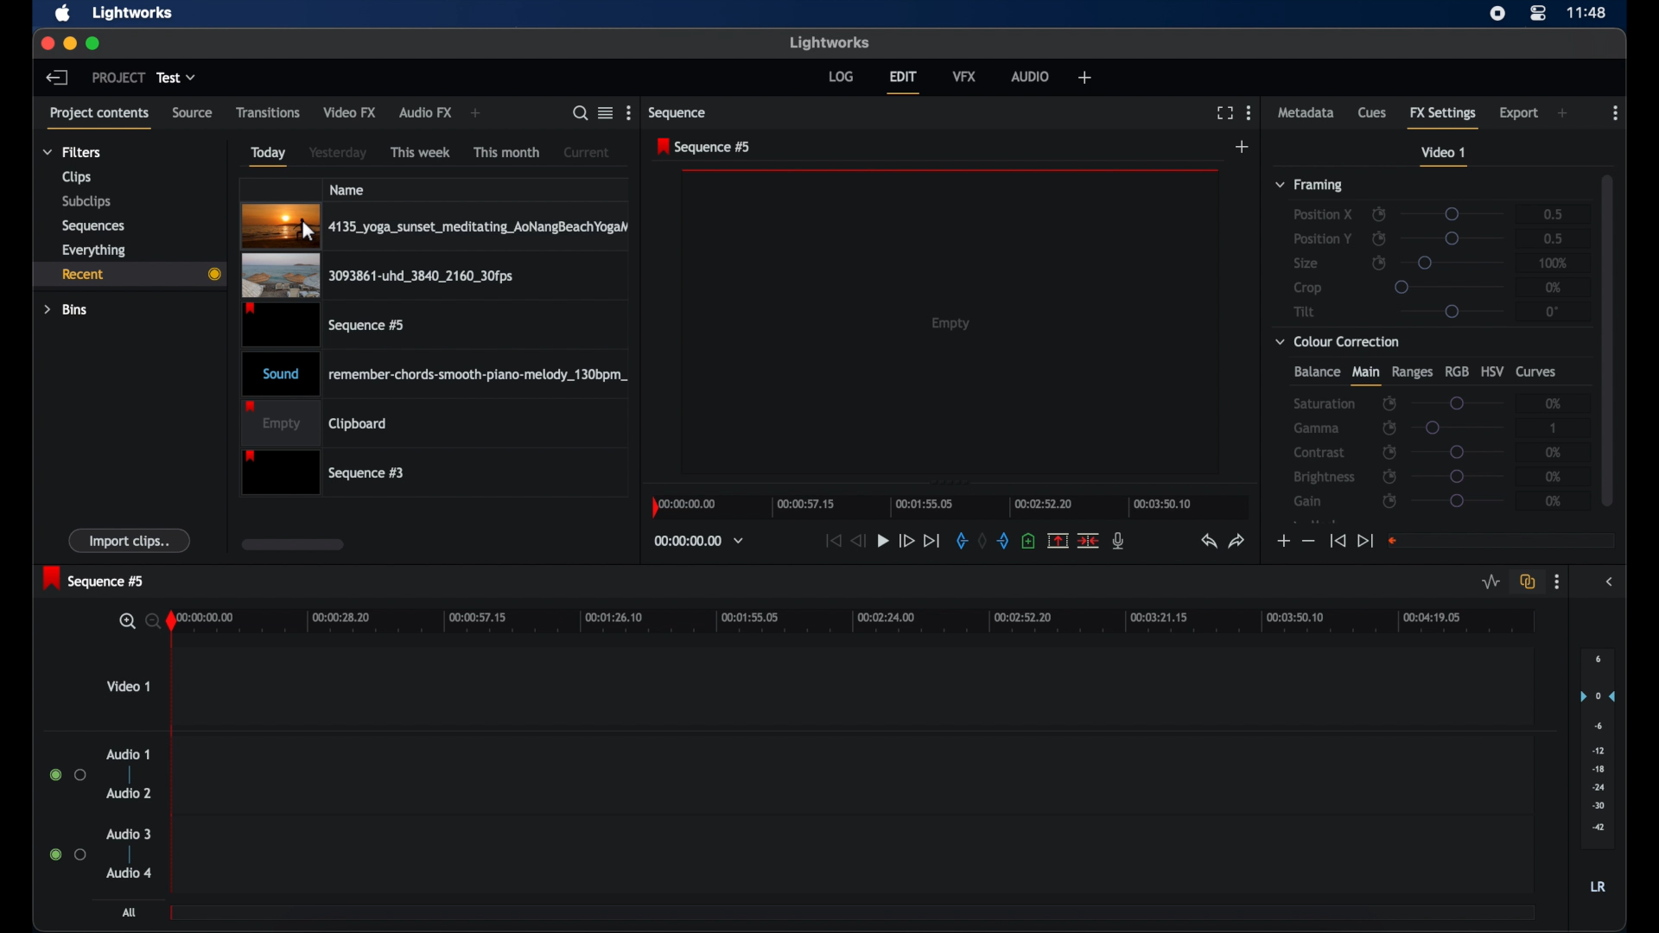 The width and height of the screenshot is (1659, 933). Describe the element at coordinates (43, 43) in the screenshot. I see `close` at that location.